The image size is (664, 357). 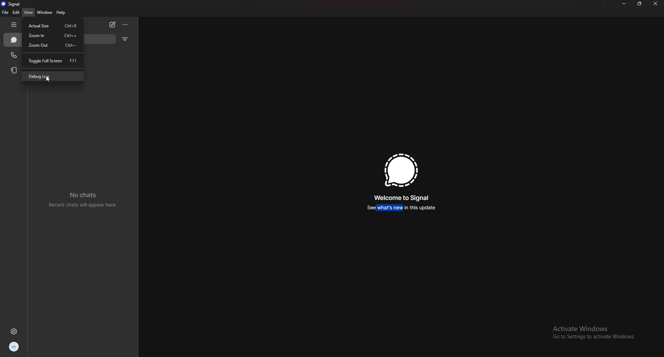 What do you see at coordinates (45, 12) in the screenshot?
I see `window` at bounding box center [45, 12].